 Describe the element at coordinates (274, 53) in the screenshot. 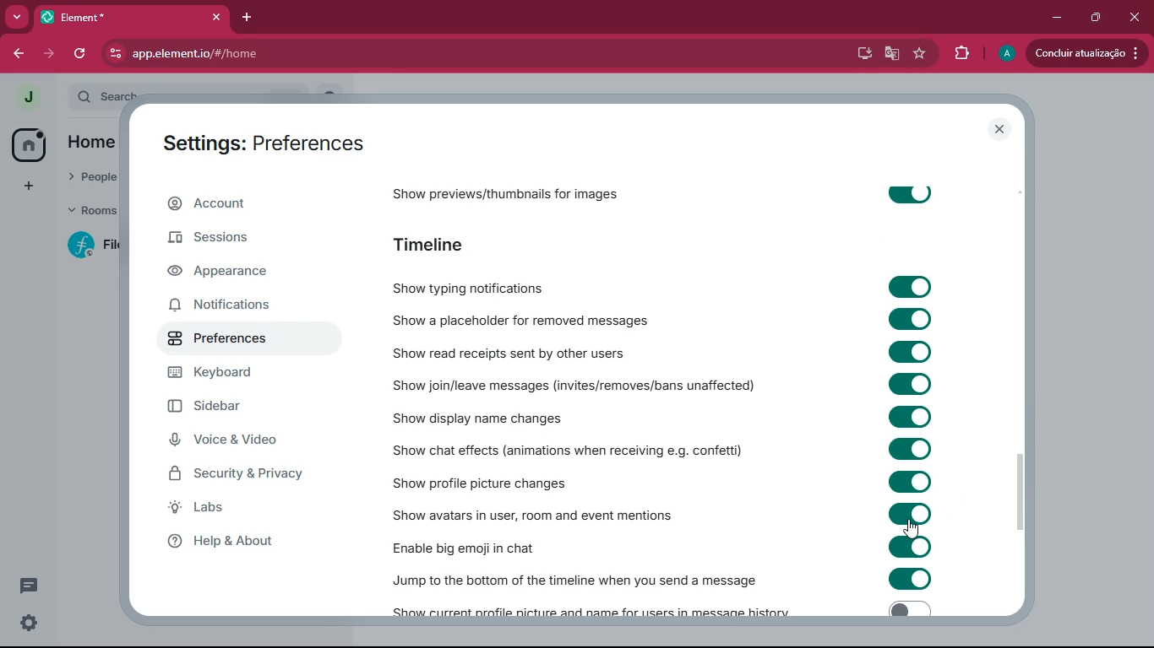

I see `app.element.io/#/home` at that location.